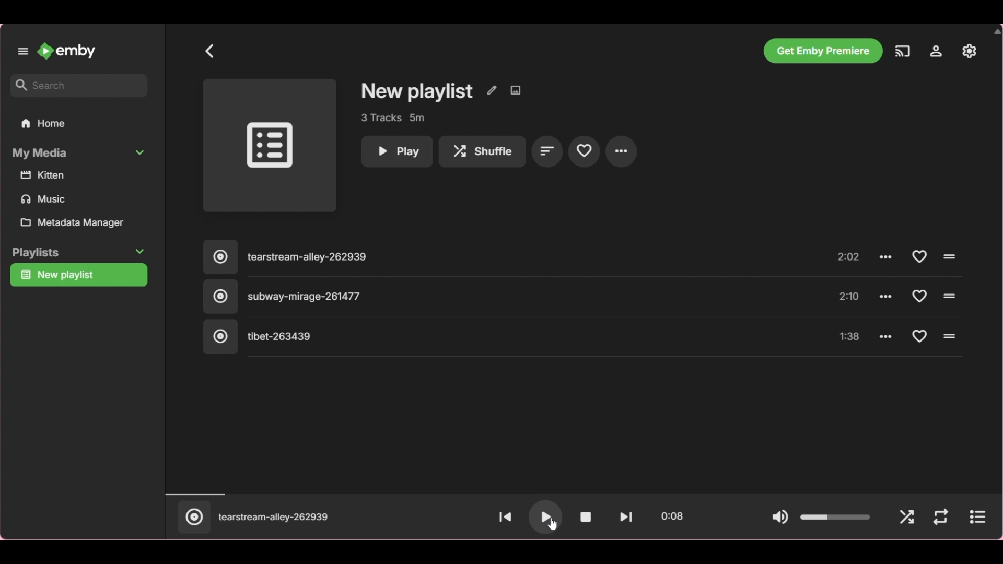 The width and height of the screenshot is (1003, 564). I want to click on Shuffle, so click(482, 152).